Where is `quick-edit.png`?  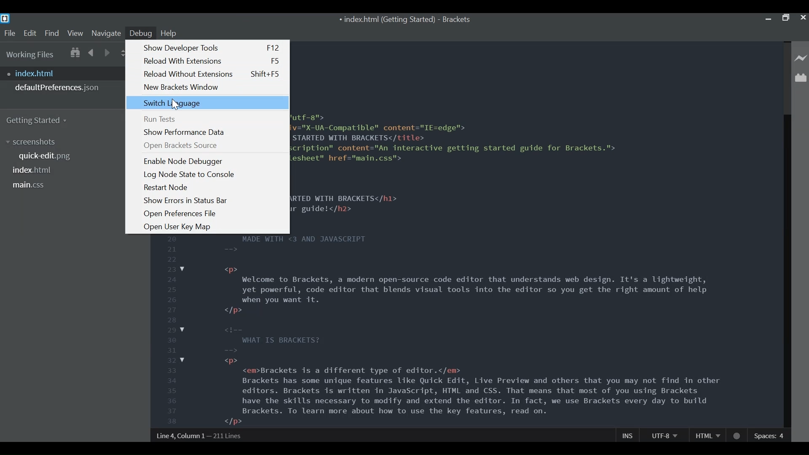
quick-edit.png is located at coordinates (48, 157).